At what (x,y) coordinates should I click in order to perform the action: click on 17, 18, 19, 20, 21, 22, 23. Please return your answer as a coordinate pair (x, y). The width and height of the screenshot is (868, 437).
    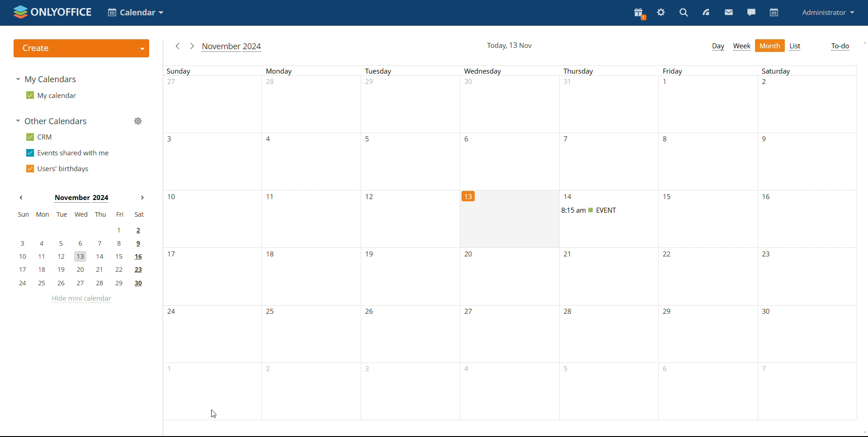
    Looking at the image, I should click on (82, 270).